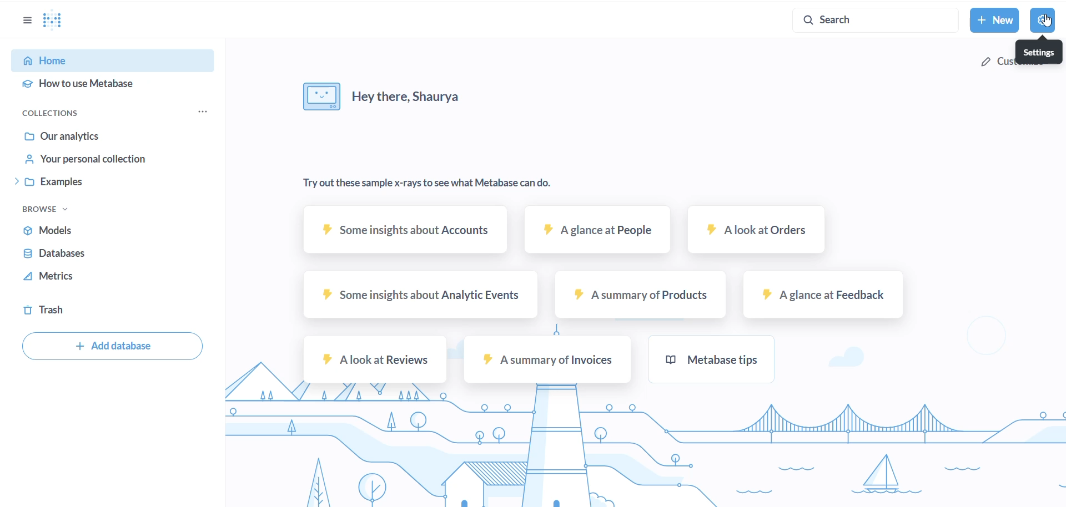  What do you see at coordinates (115, 82) in the screenshot?
I see `how to use metabase` at bounding box center [115, 82].